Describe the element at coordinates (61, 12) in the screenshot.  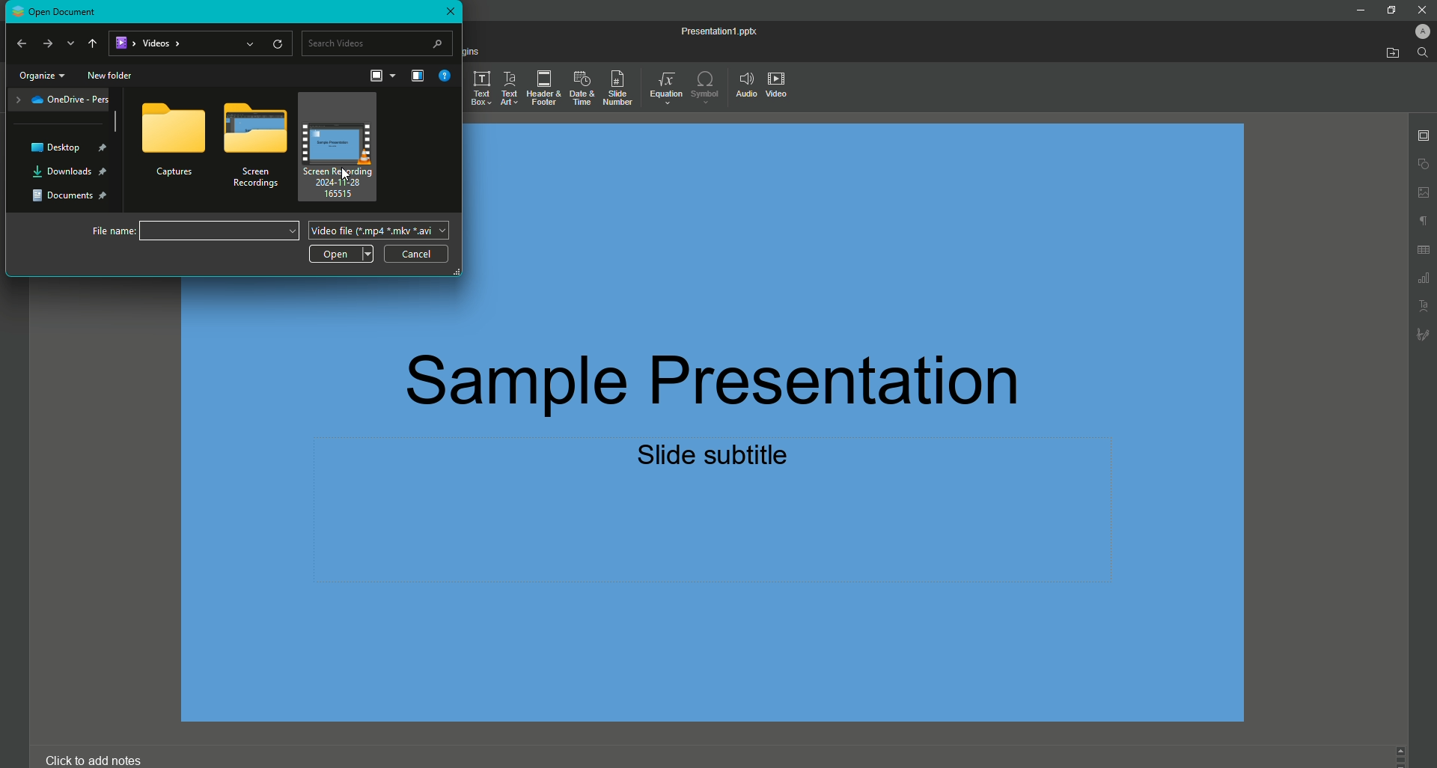
I see `Open Document` at that location.